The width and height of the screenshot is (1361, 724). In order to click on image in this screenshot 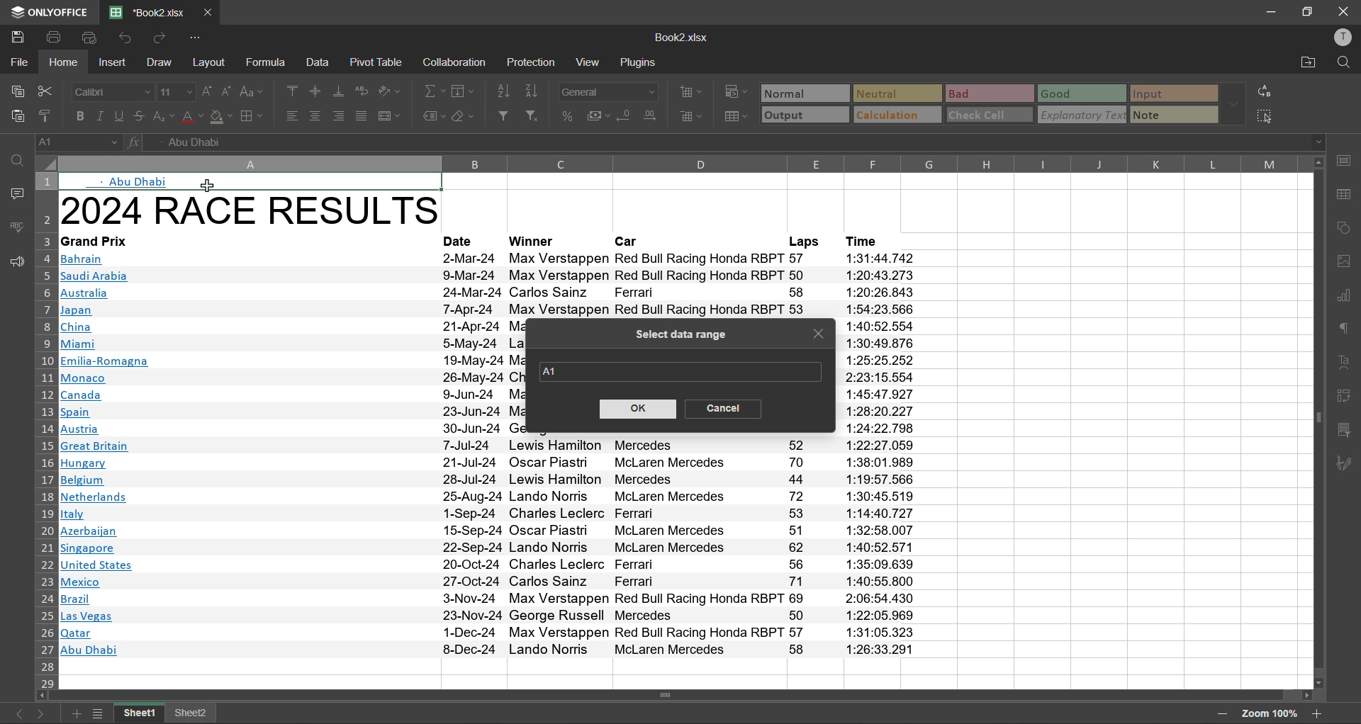, I will do `click(1344, 264)`.